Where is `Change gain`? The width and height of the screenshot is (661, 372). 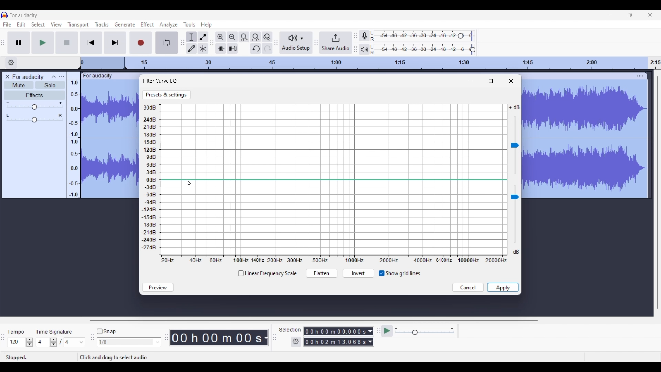
Change gain is located at coordinates (34, 107).